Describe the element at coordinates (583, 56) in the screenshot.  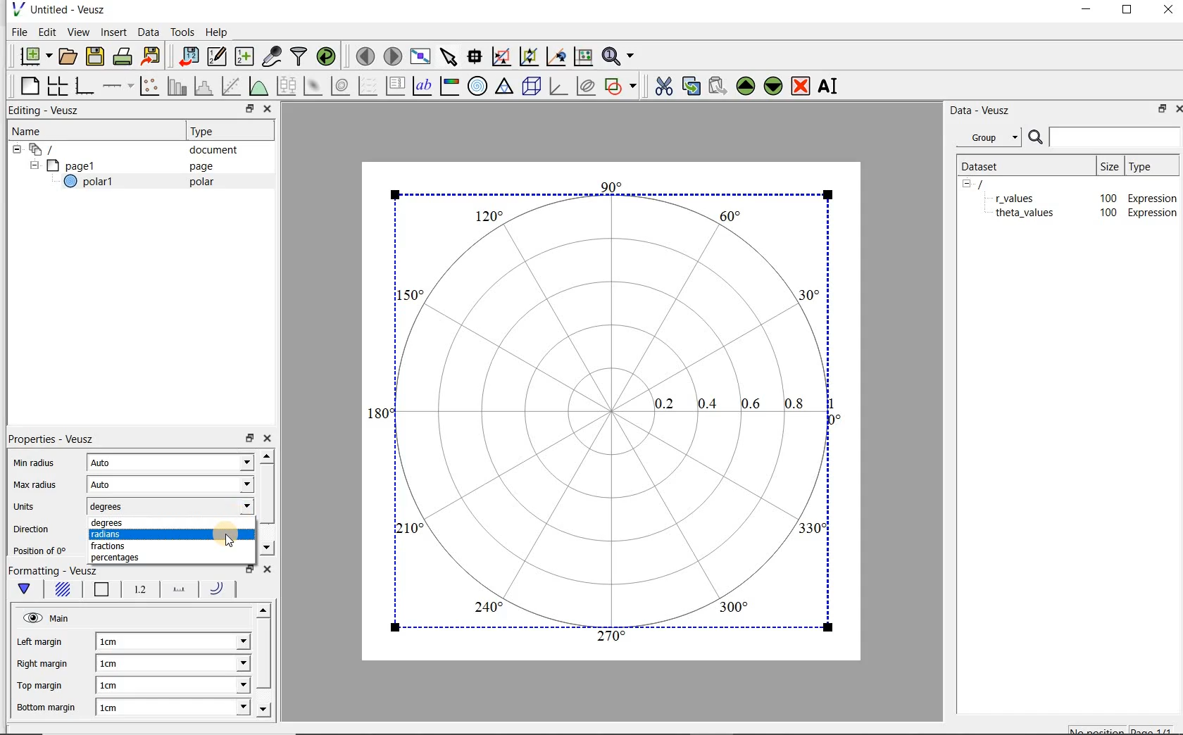
I see `click to reset graph axes` at that location.